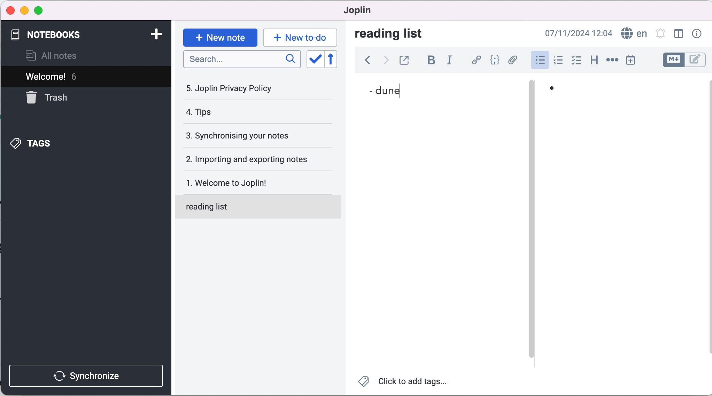 The width and height of the screenshot is (712, 396). Describe the element at coordinates (404, 384) in the screenshot. I see `click to add tags` at that location.